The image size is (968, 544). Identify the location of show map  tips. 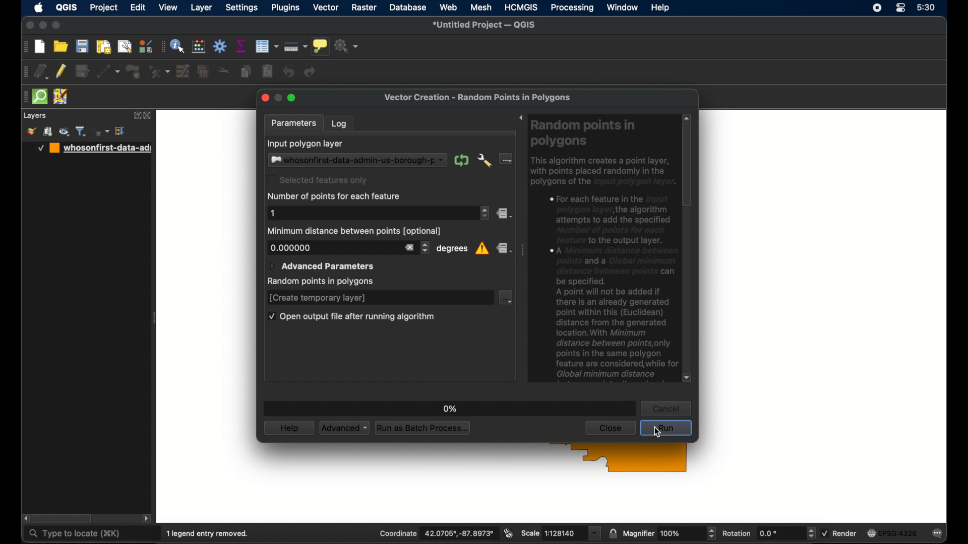
(320, 46).